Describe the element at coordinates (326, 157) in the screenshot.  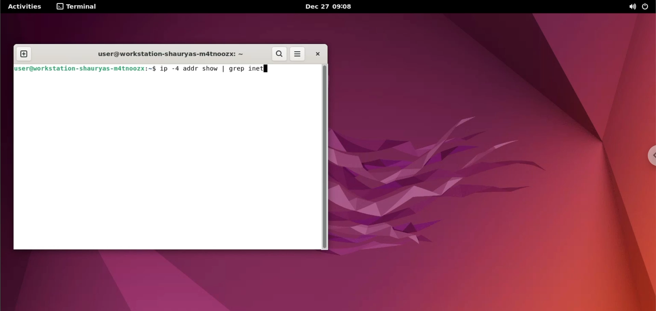
I see `scrollbar` at that location.